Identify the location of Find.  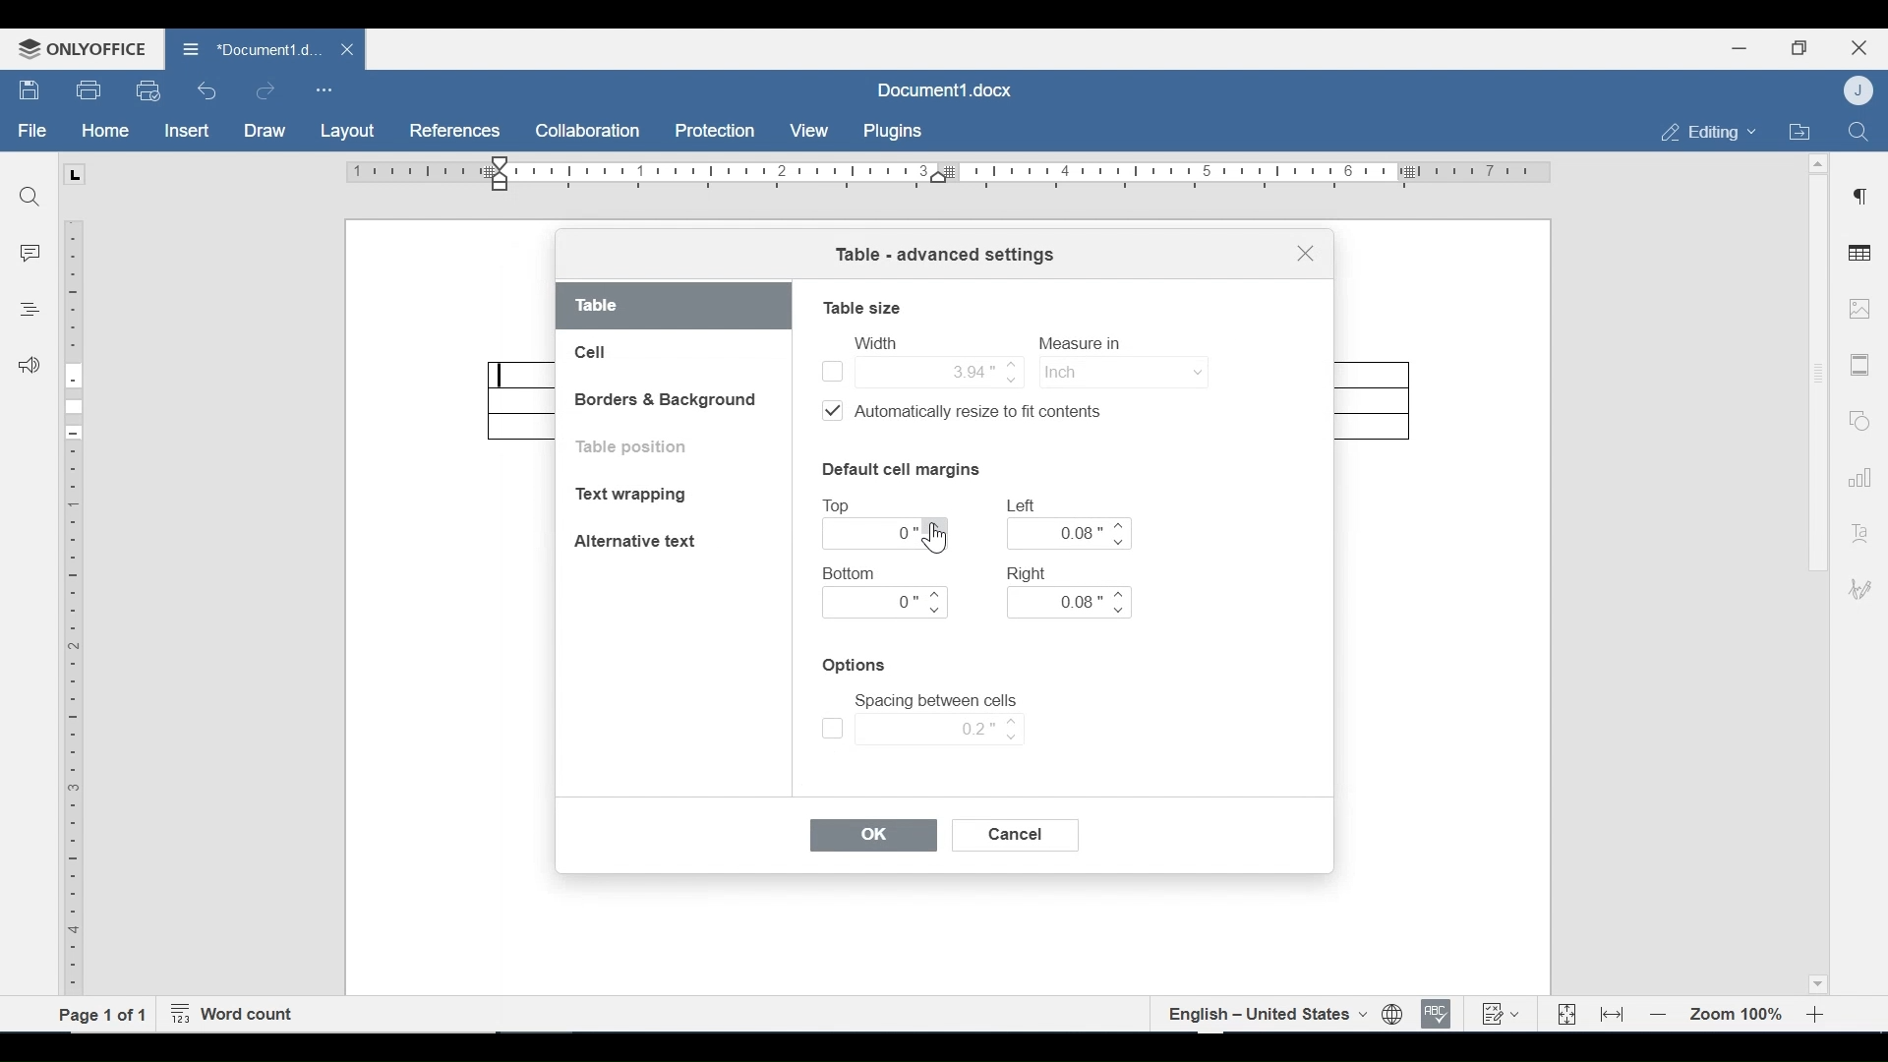
(1858, 130).